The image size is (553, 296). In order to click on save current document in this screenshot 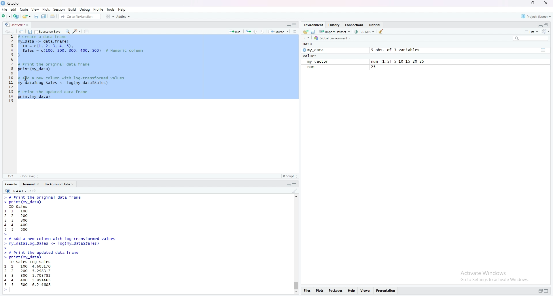, I will do `click(37, 17)`.